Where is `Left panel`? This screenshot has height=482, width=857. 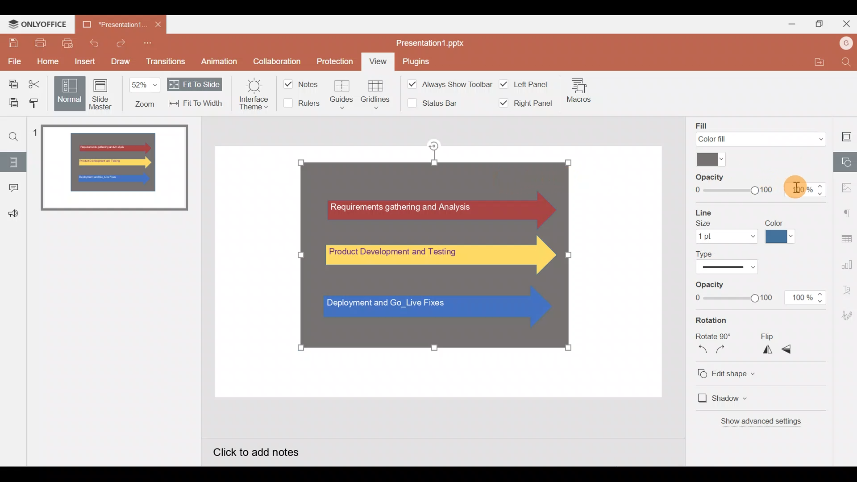
Left panel is located at coordinates (524, 83).